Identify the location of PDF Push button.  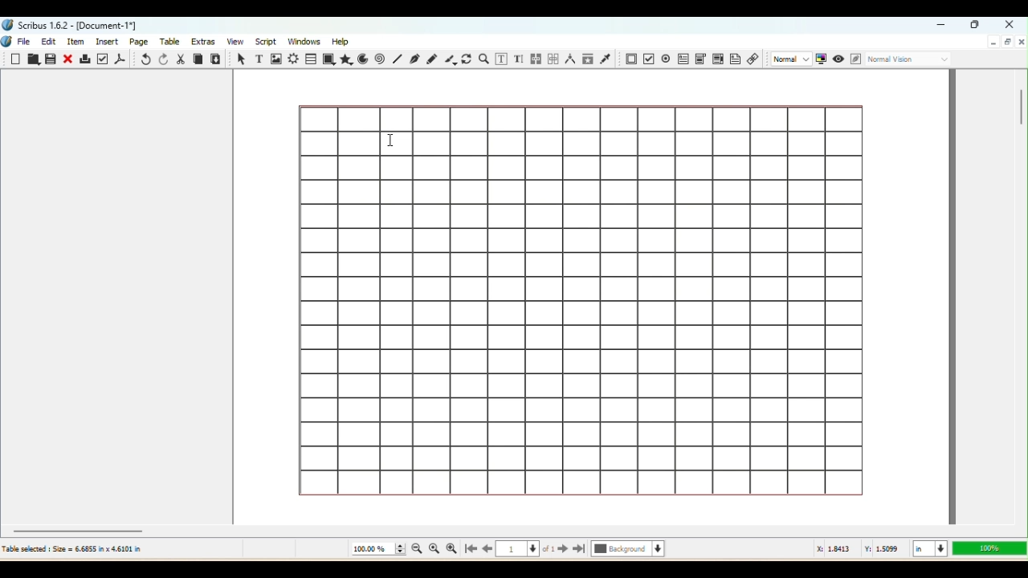
(630, 59).